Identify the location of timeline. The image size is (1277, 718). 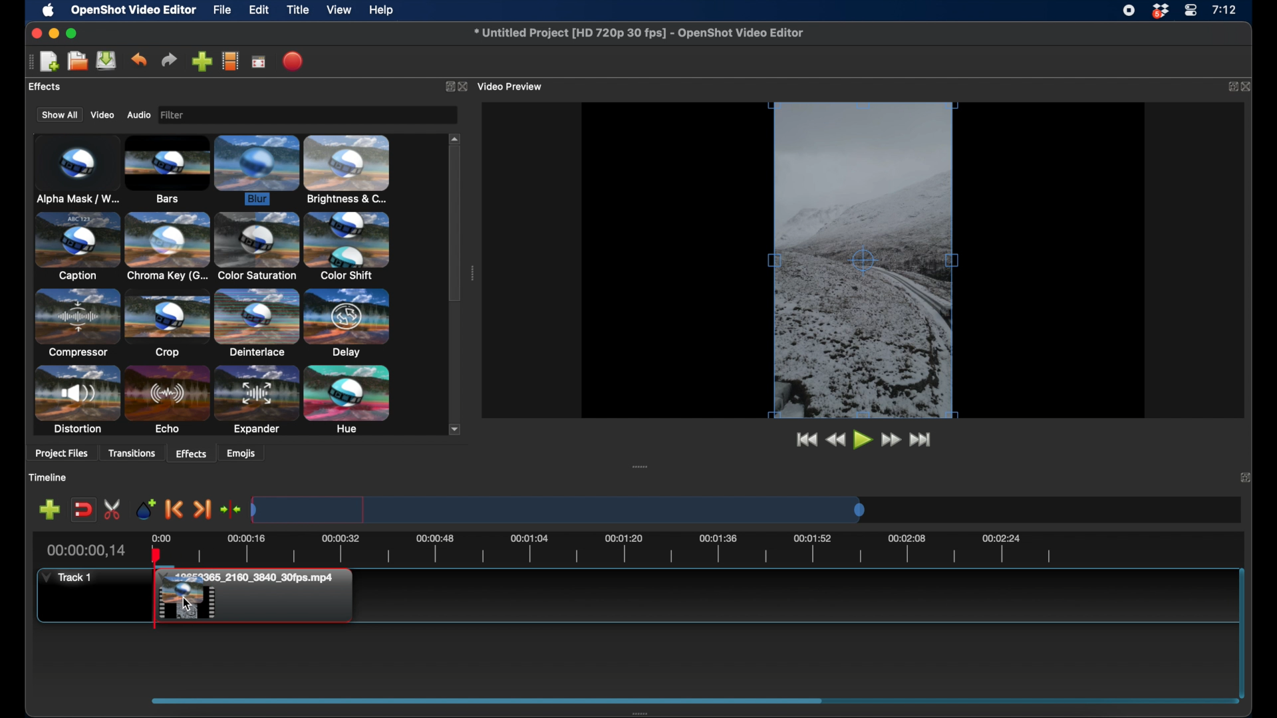
(47, 477).